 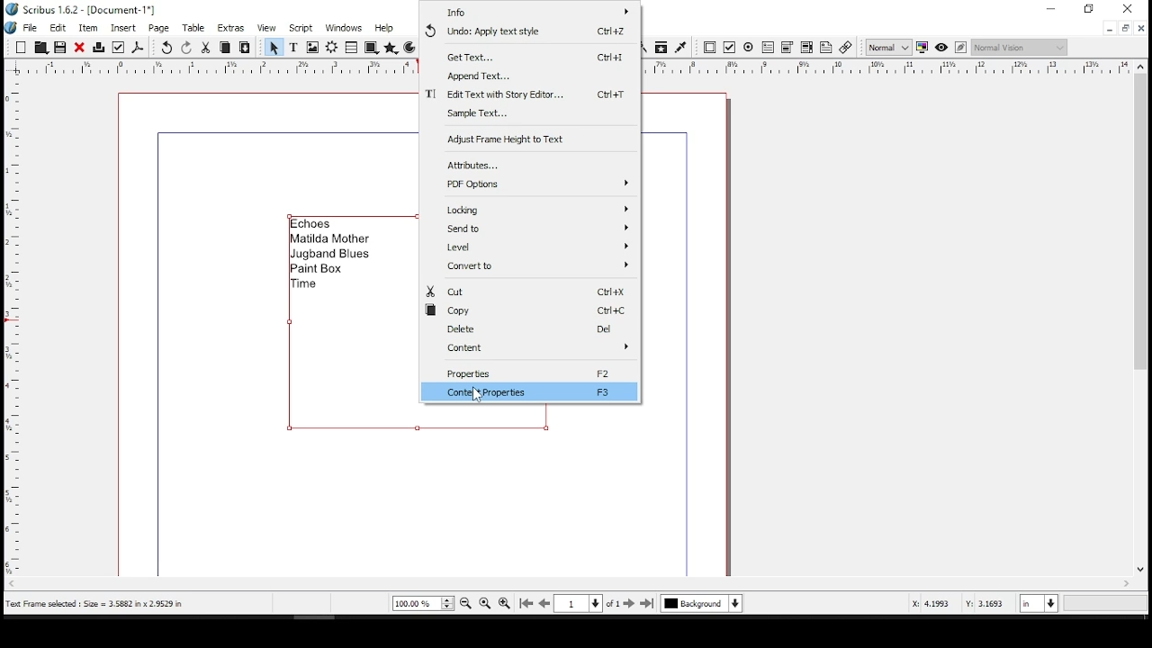 I want to click on file, so click(x=32, y=27).